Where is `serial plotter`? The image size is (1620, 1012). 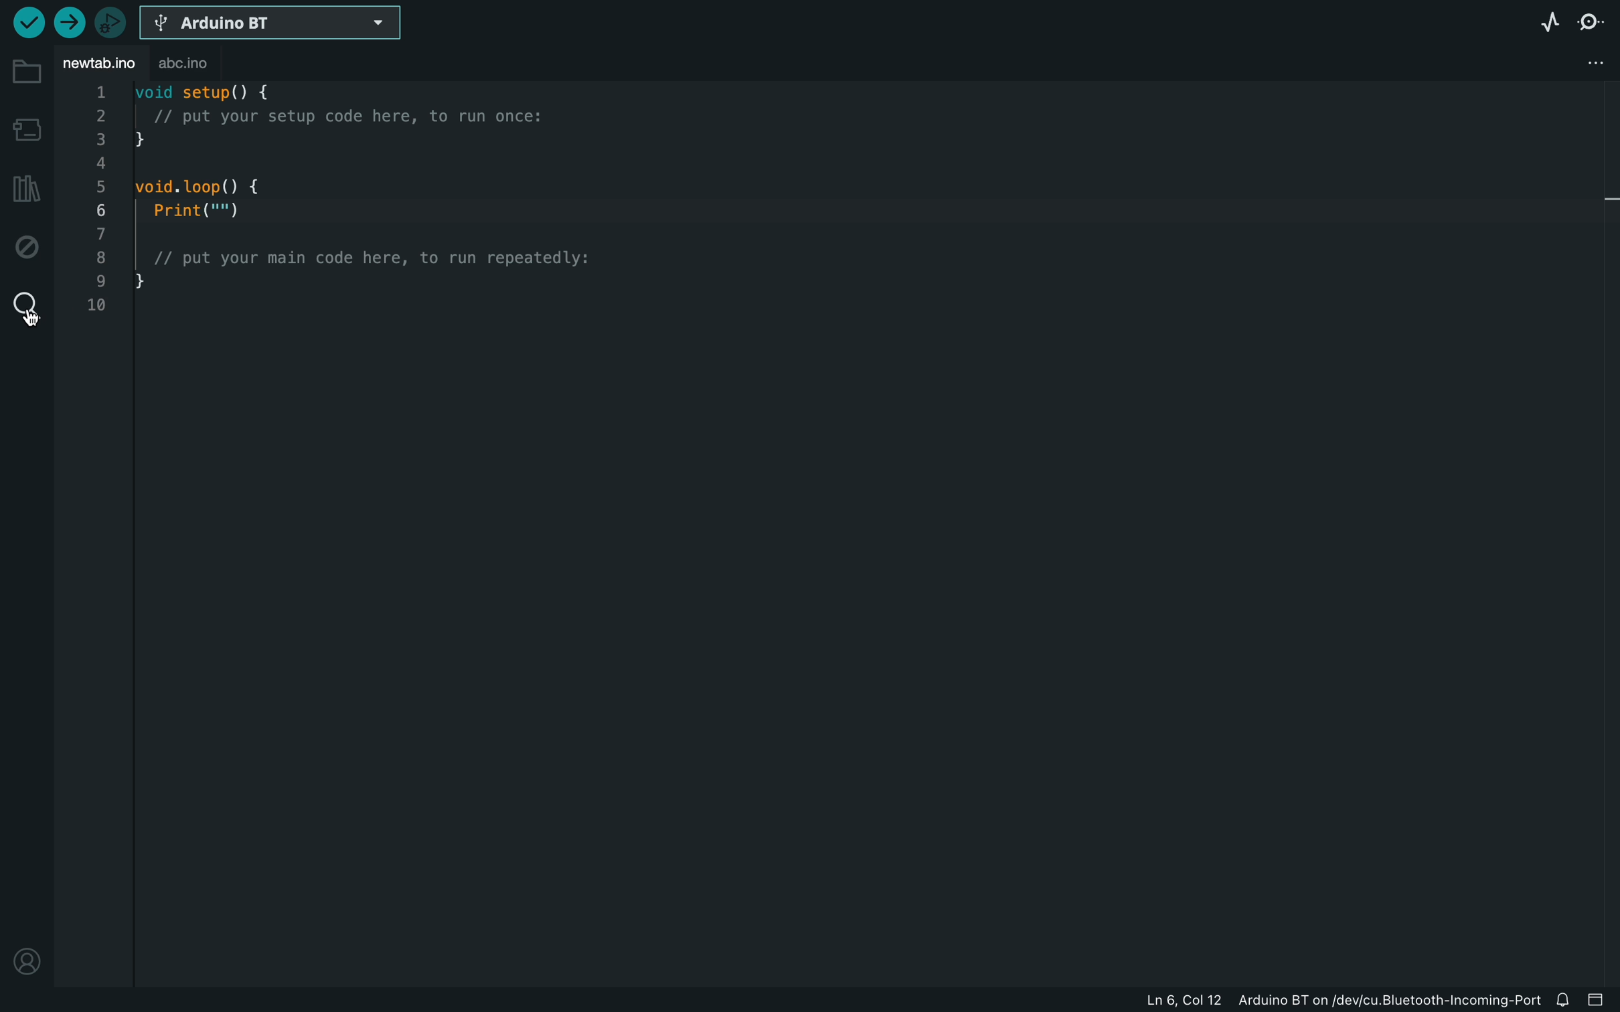
serial plotter is located at coordinates (1546, 24).